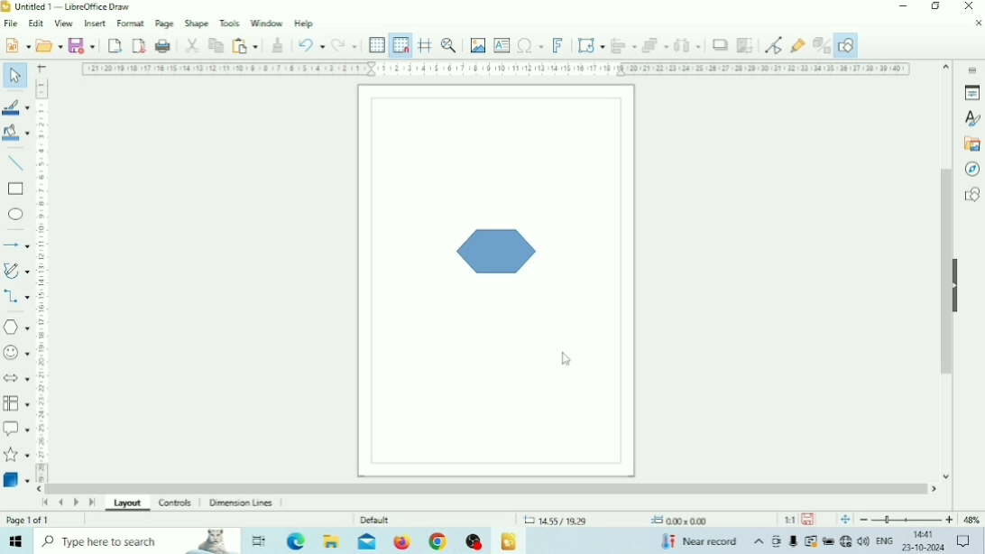  Describe the element at coordinates (497, 69) in the screenshot. I see `Horizontal scale` at that location.